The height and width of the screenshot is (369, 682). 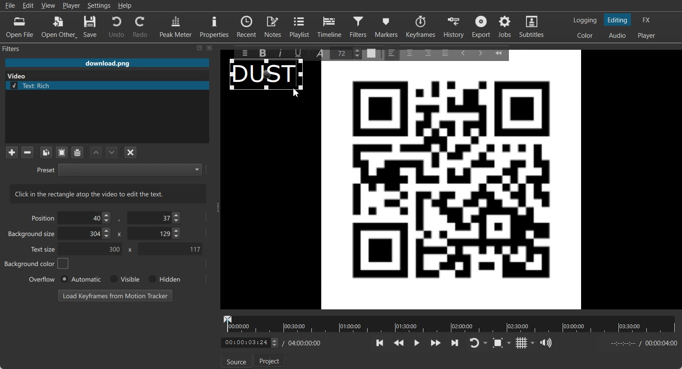 What do you see at coordinates (486, 343) in the screenshot?
I see `Drop down box` at bounding box center [486, 343].